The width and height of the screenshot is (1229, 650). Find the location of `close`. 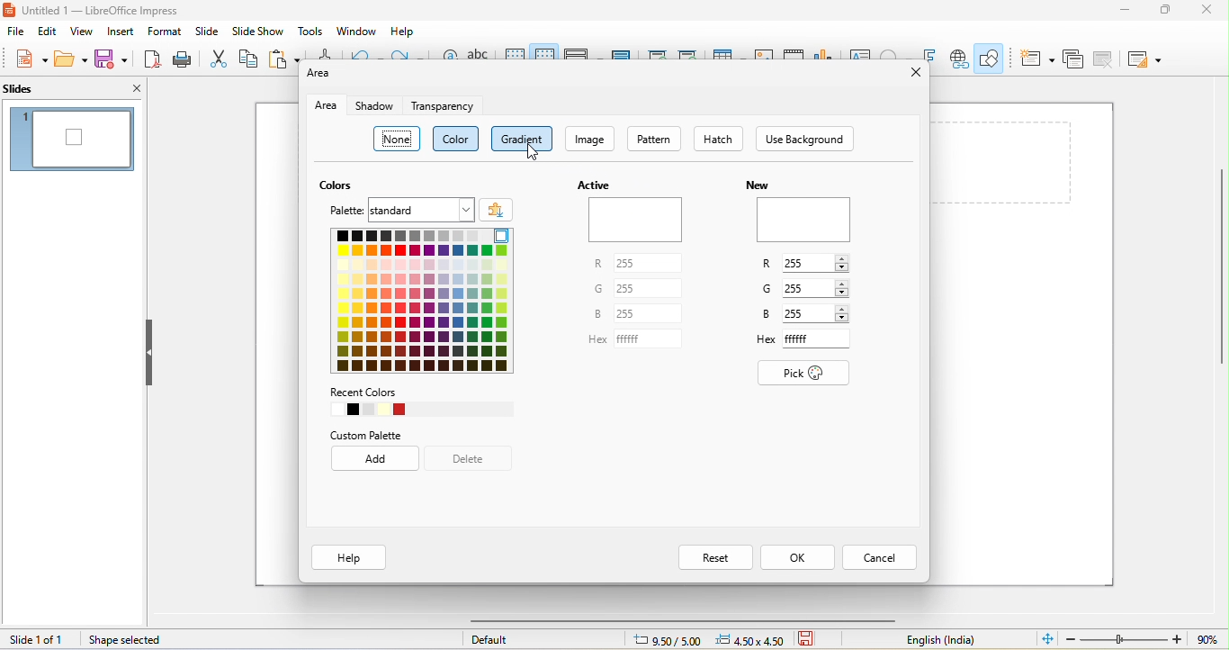

close is located at coordinates (1210, 11).